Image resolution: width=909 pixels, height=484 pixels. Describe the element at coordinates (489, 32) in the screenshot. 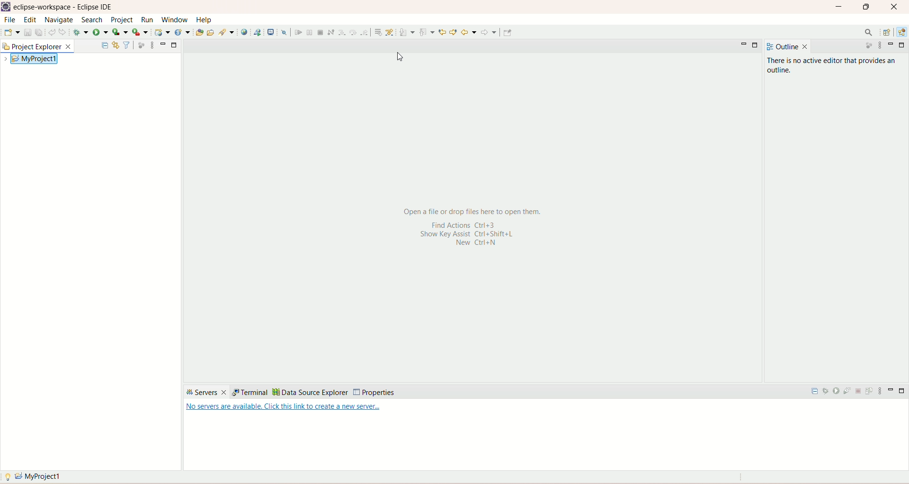

I see `forward` at that location.